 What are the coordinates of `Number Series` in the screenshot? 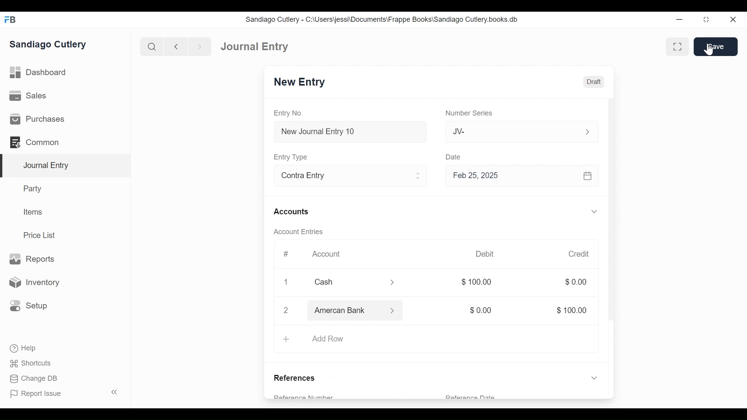 It's located at (470, 114).